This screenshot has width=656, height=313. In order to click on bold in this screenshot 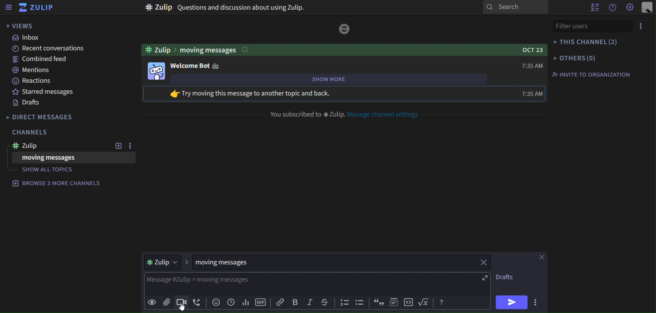, I will do `click(297, 303)`.